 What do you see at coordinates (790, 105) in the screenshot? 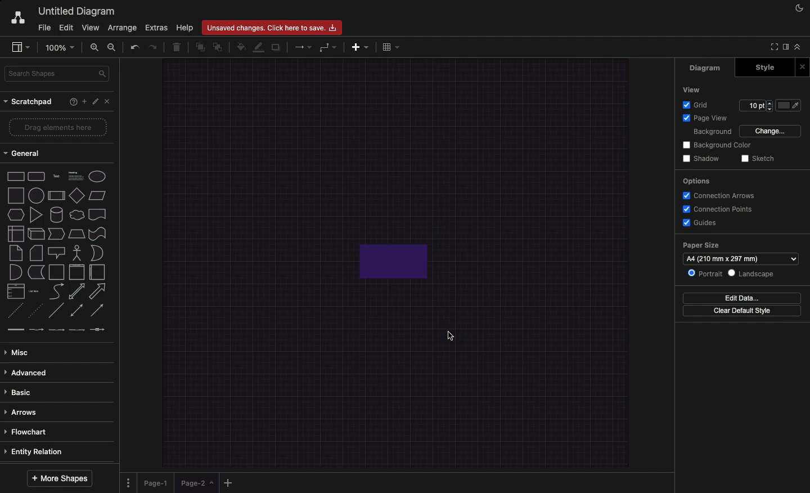
I see `Fill color` at bounding box center [790, 105].